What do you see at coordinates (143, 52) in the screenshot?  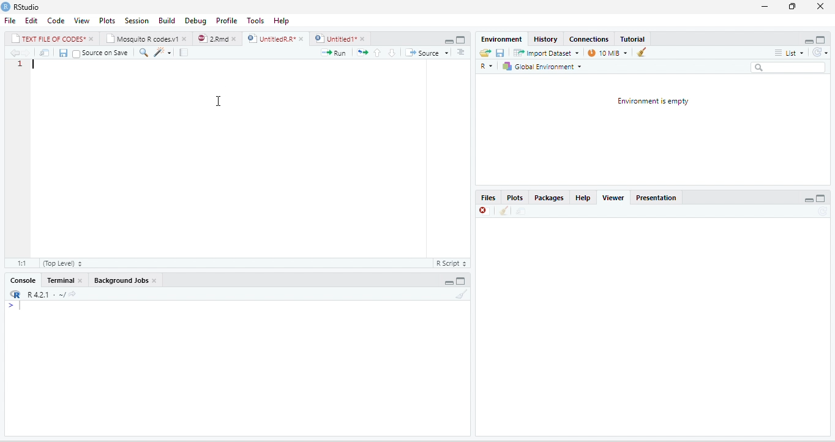 I see `find/replace` at bounding box center [143, 52].